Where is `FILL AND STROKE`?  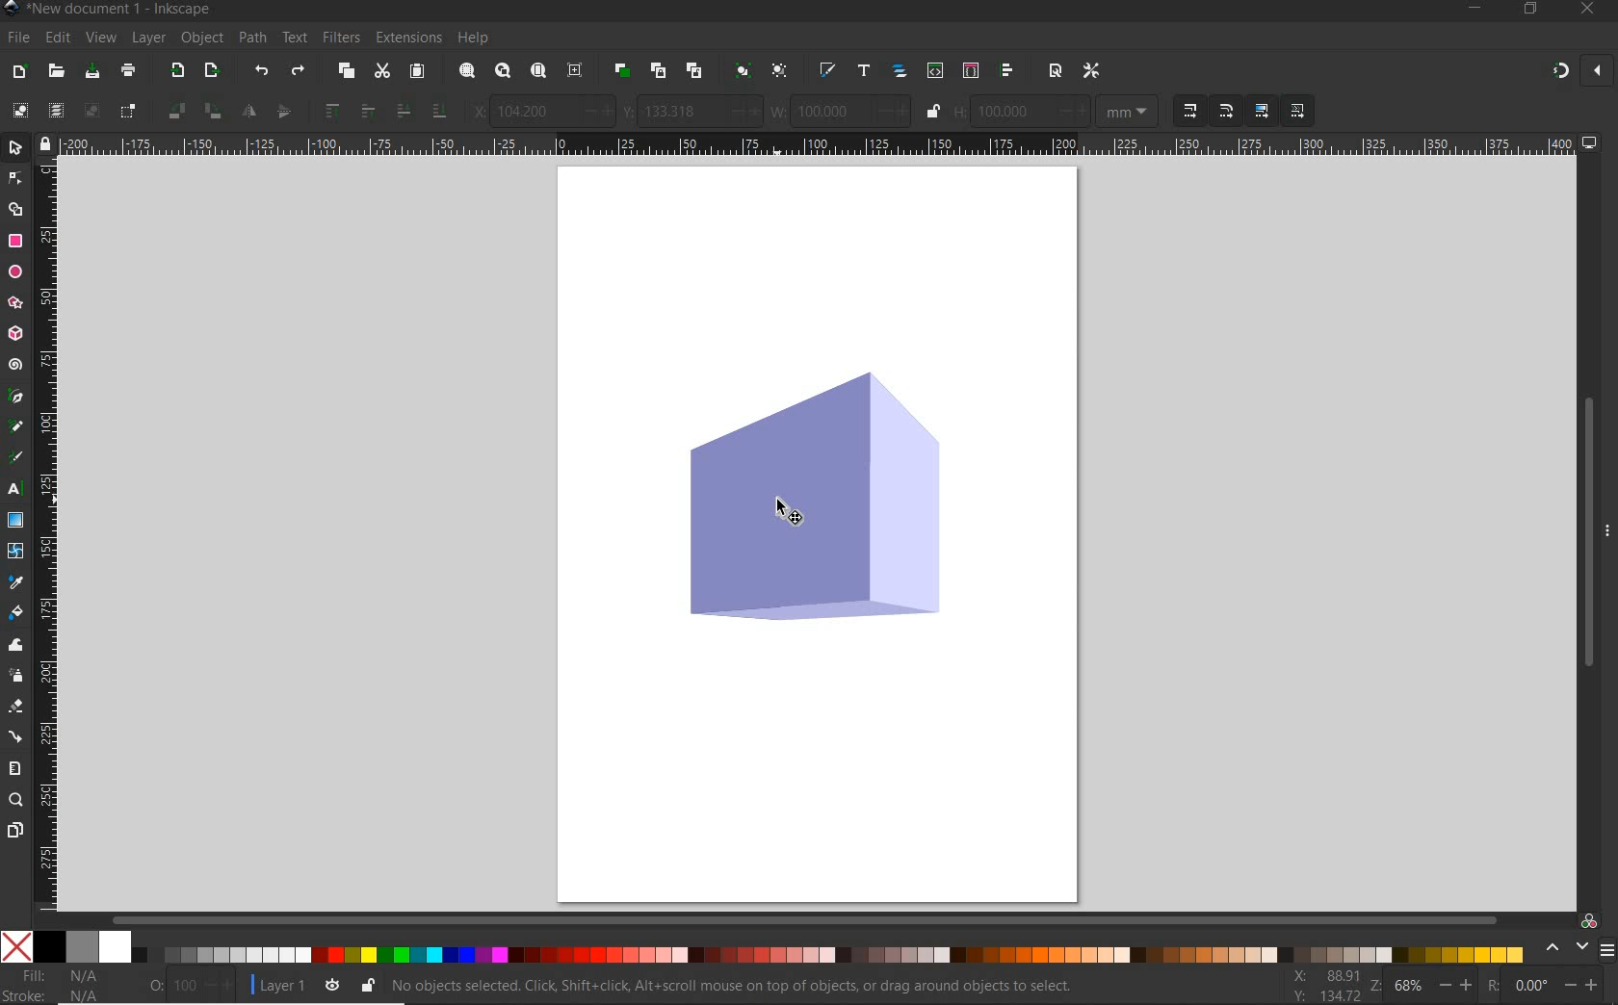
FILL AND STROKE is located at coordinates (57, 986).